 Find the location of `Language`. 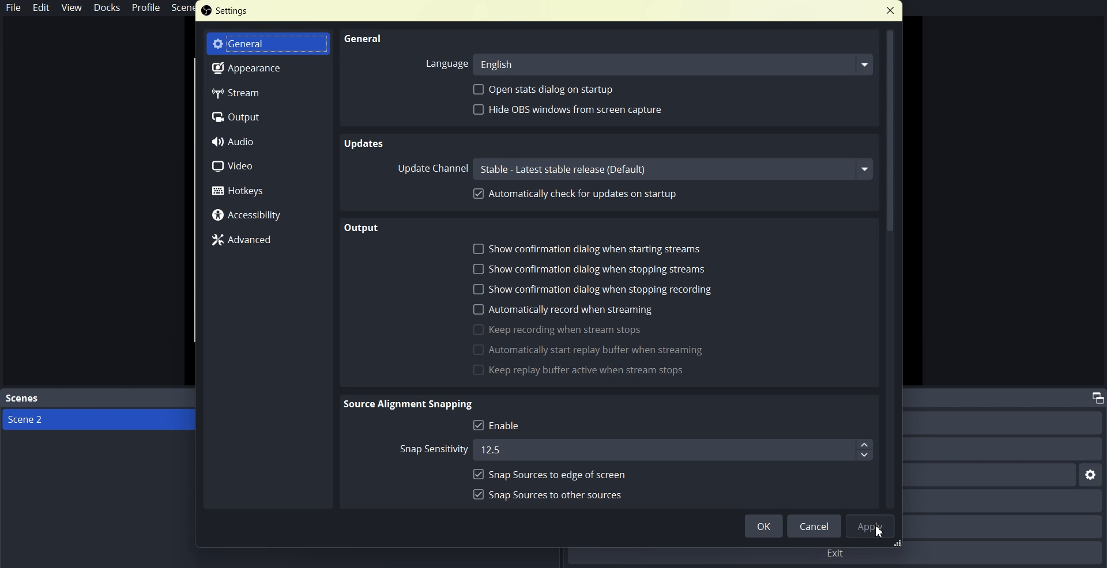

Language is located at coordinates (443, 65).